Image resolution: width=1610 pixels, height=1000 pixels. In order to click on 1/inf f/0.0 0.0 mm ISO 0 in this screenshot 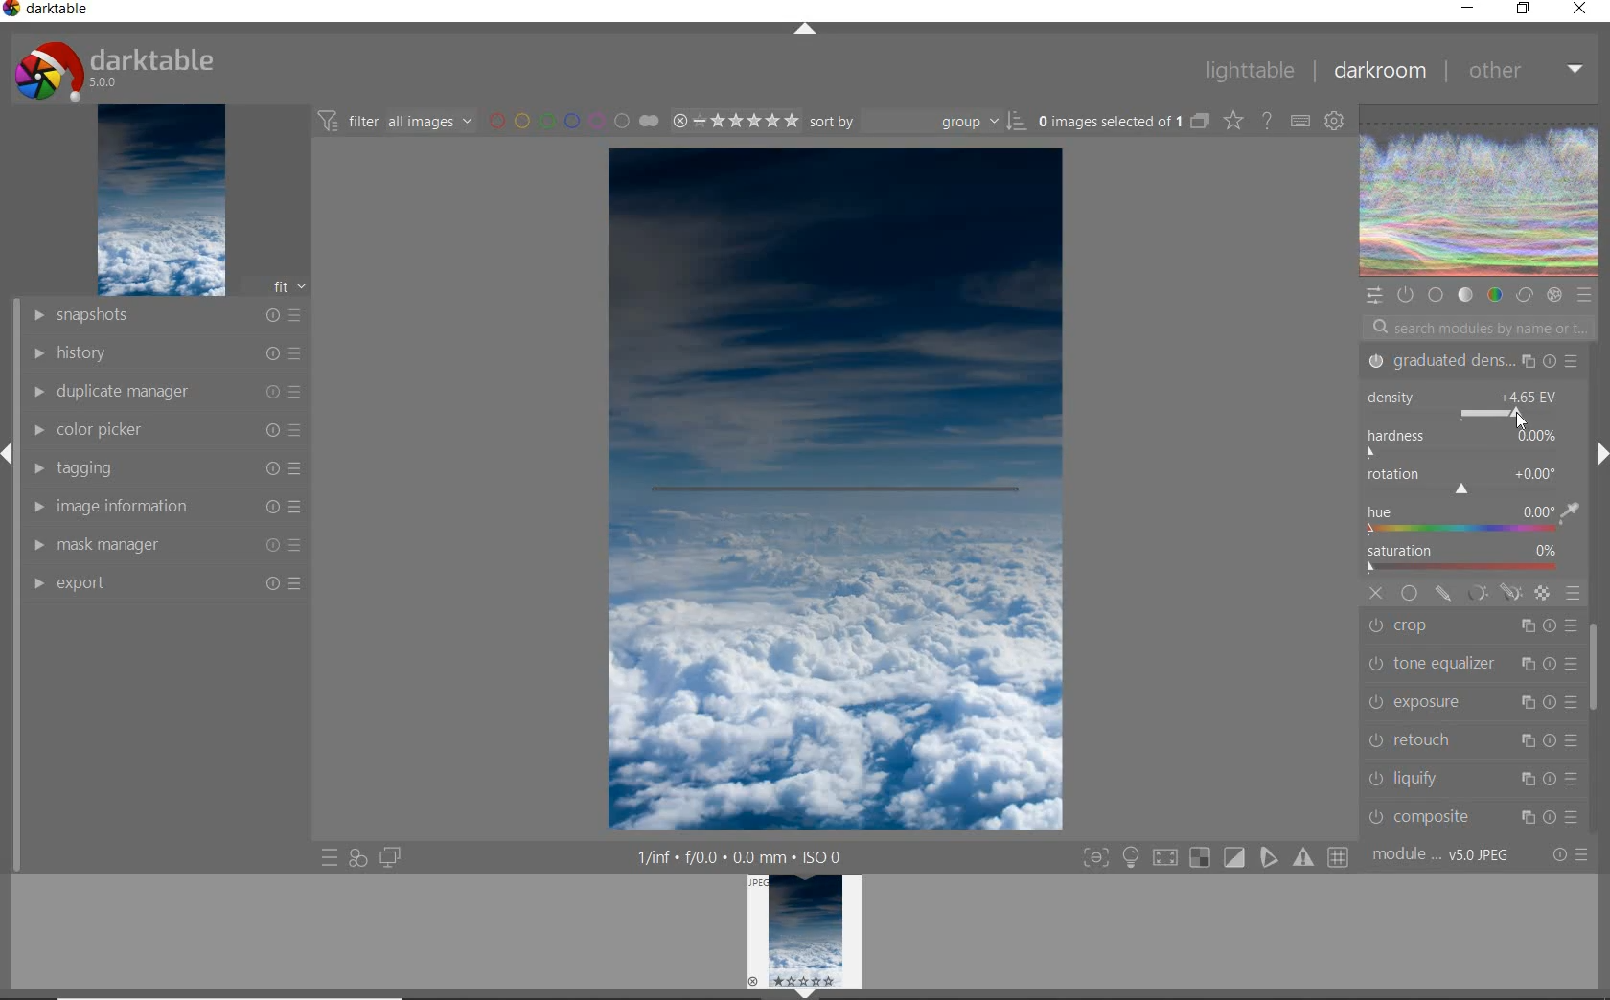, I will do `click(744, 855)`.